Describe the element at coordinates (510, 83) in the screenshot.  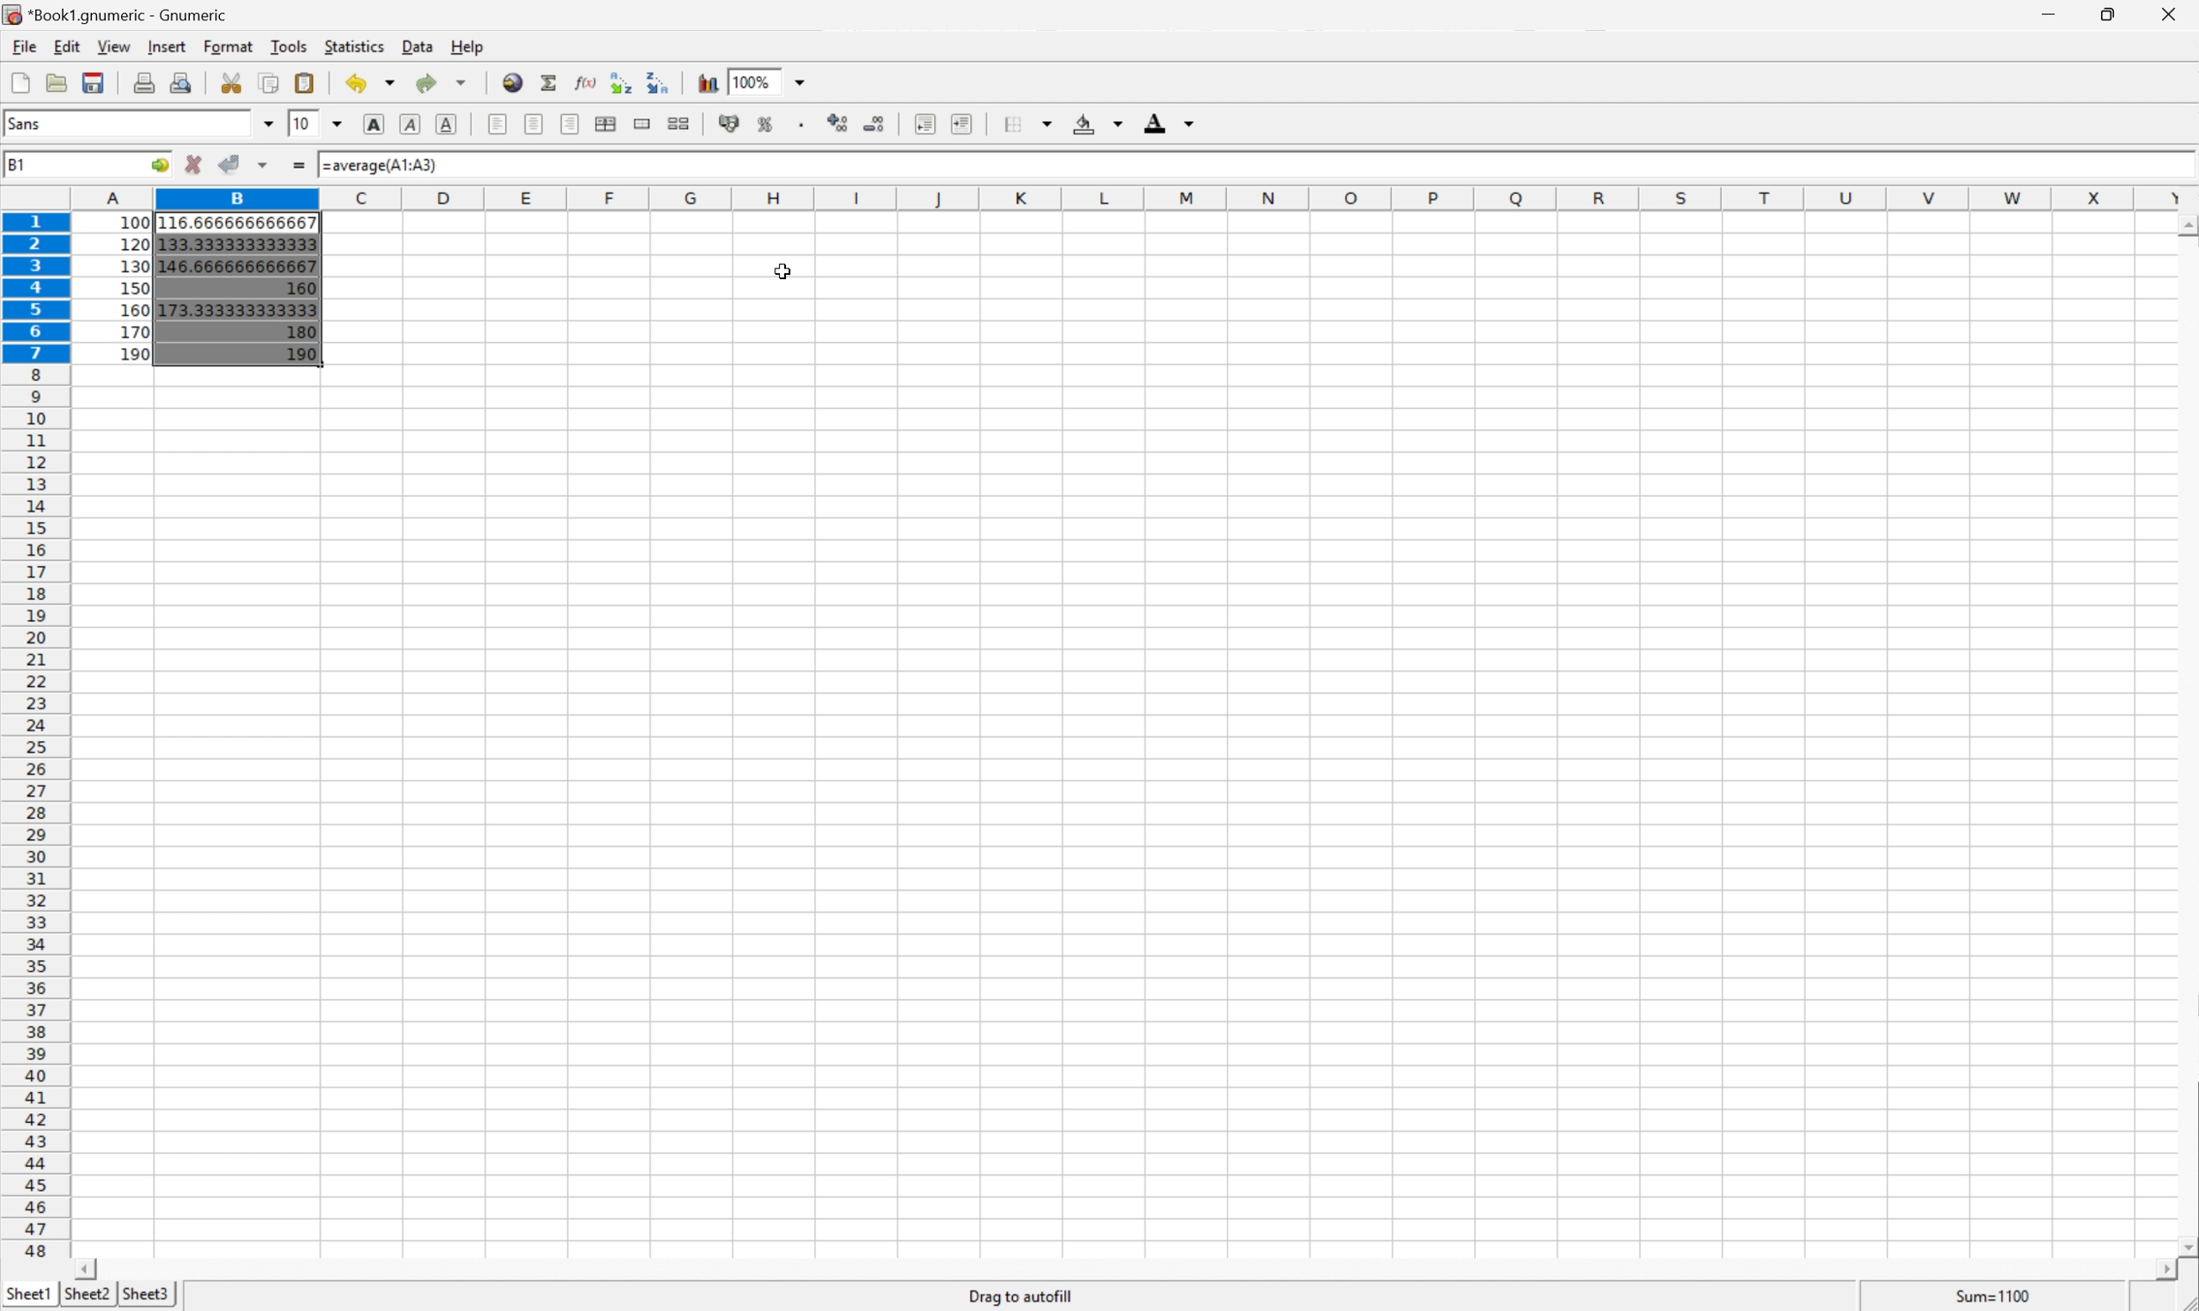
I see `Insert hyperlink` at that location.